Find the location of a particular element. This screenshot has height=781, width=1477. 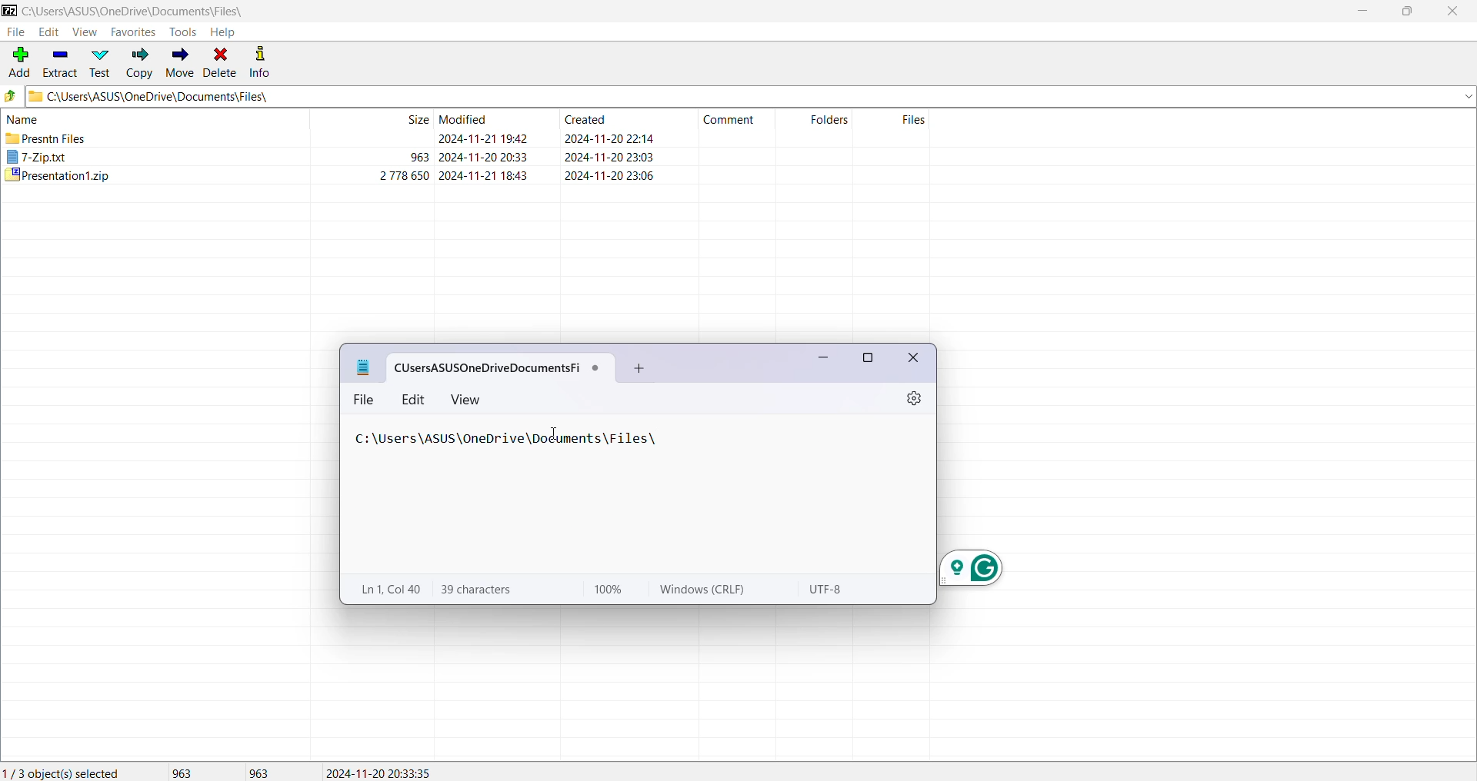

Minimize is located at coordinates (820, 358).